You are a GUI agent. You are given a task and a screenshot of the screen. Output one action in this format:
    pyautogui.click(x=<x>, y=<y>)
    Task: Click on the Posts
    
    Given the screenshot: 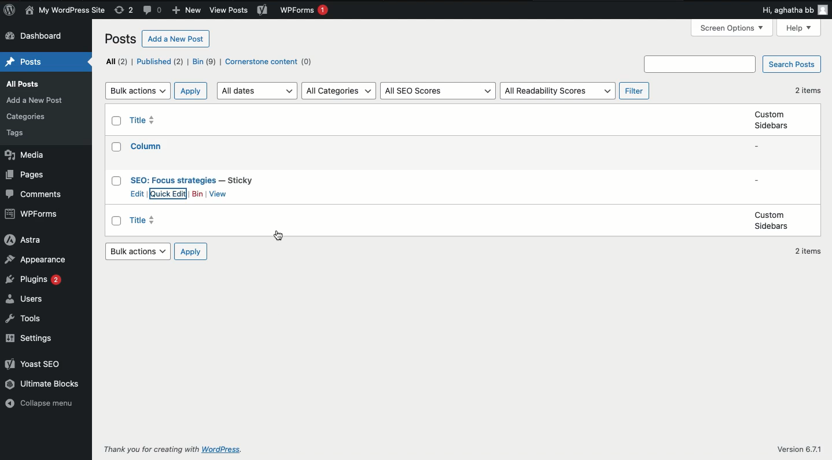 What is the action you would take?
    pyautogui.click(x=28, y=117)
    